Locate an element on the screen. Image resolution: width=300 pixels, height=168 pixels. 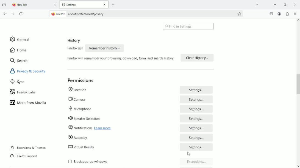
firefox labs is located at coordinates (23, 91).